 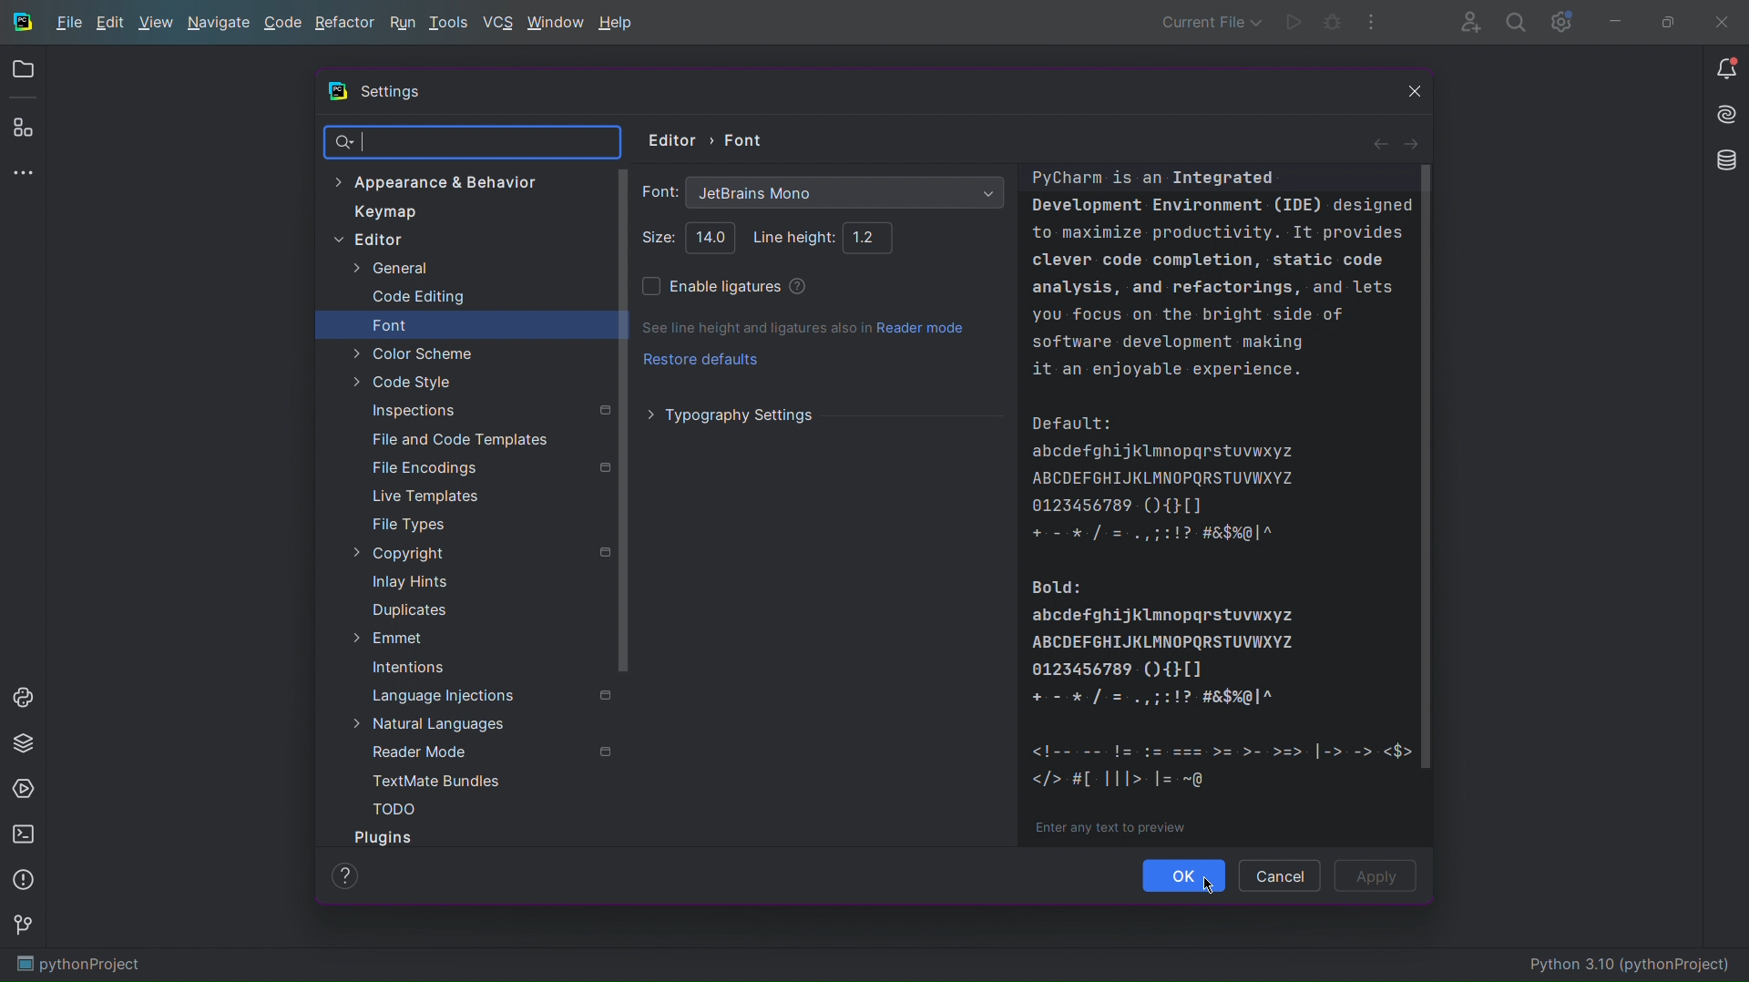 I want to click on Font, so click(x=658, y=191).